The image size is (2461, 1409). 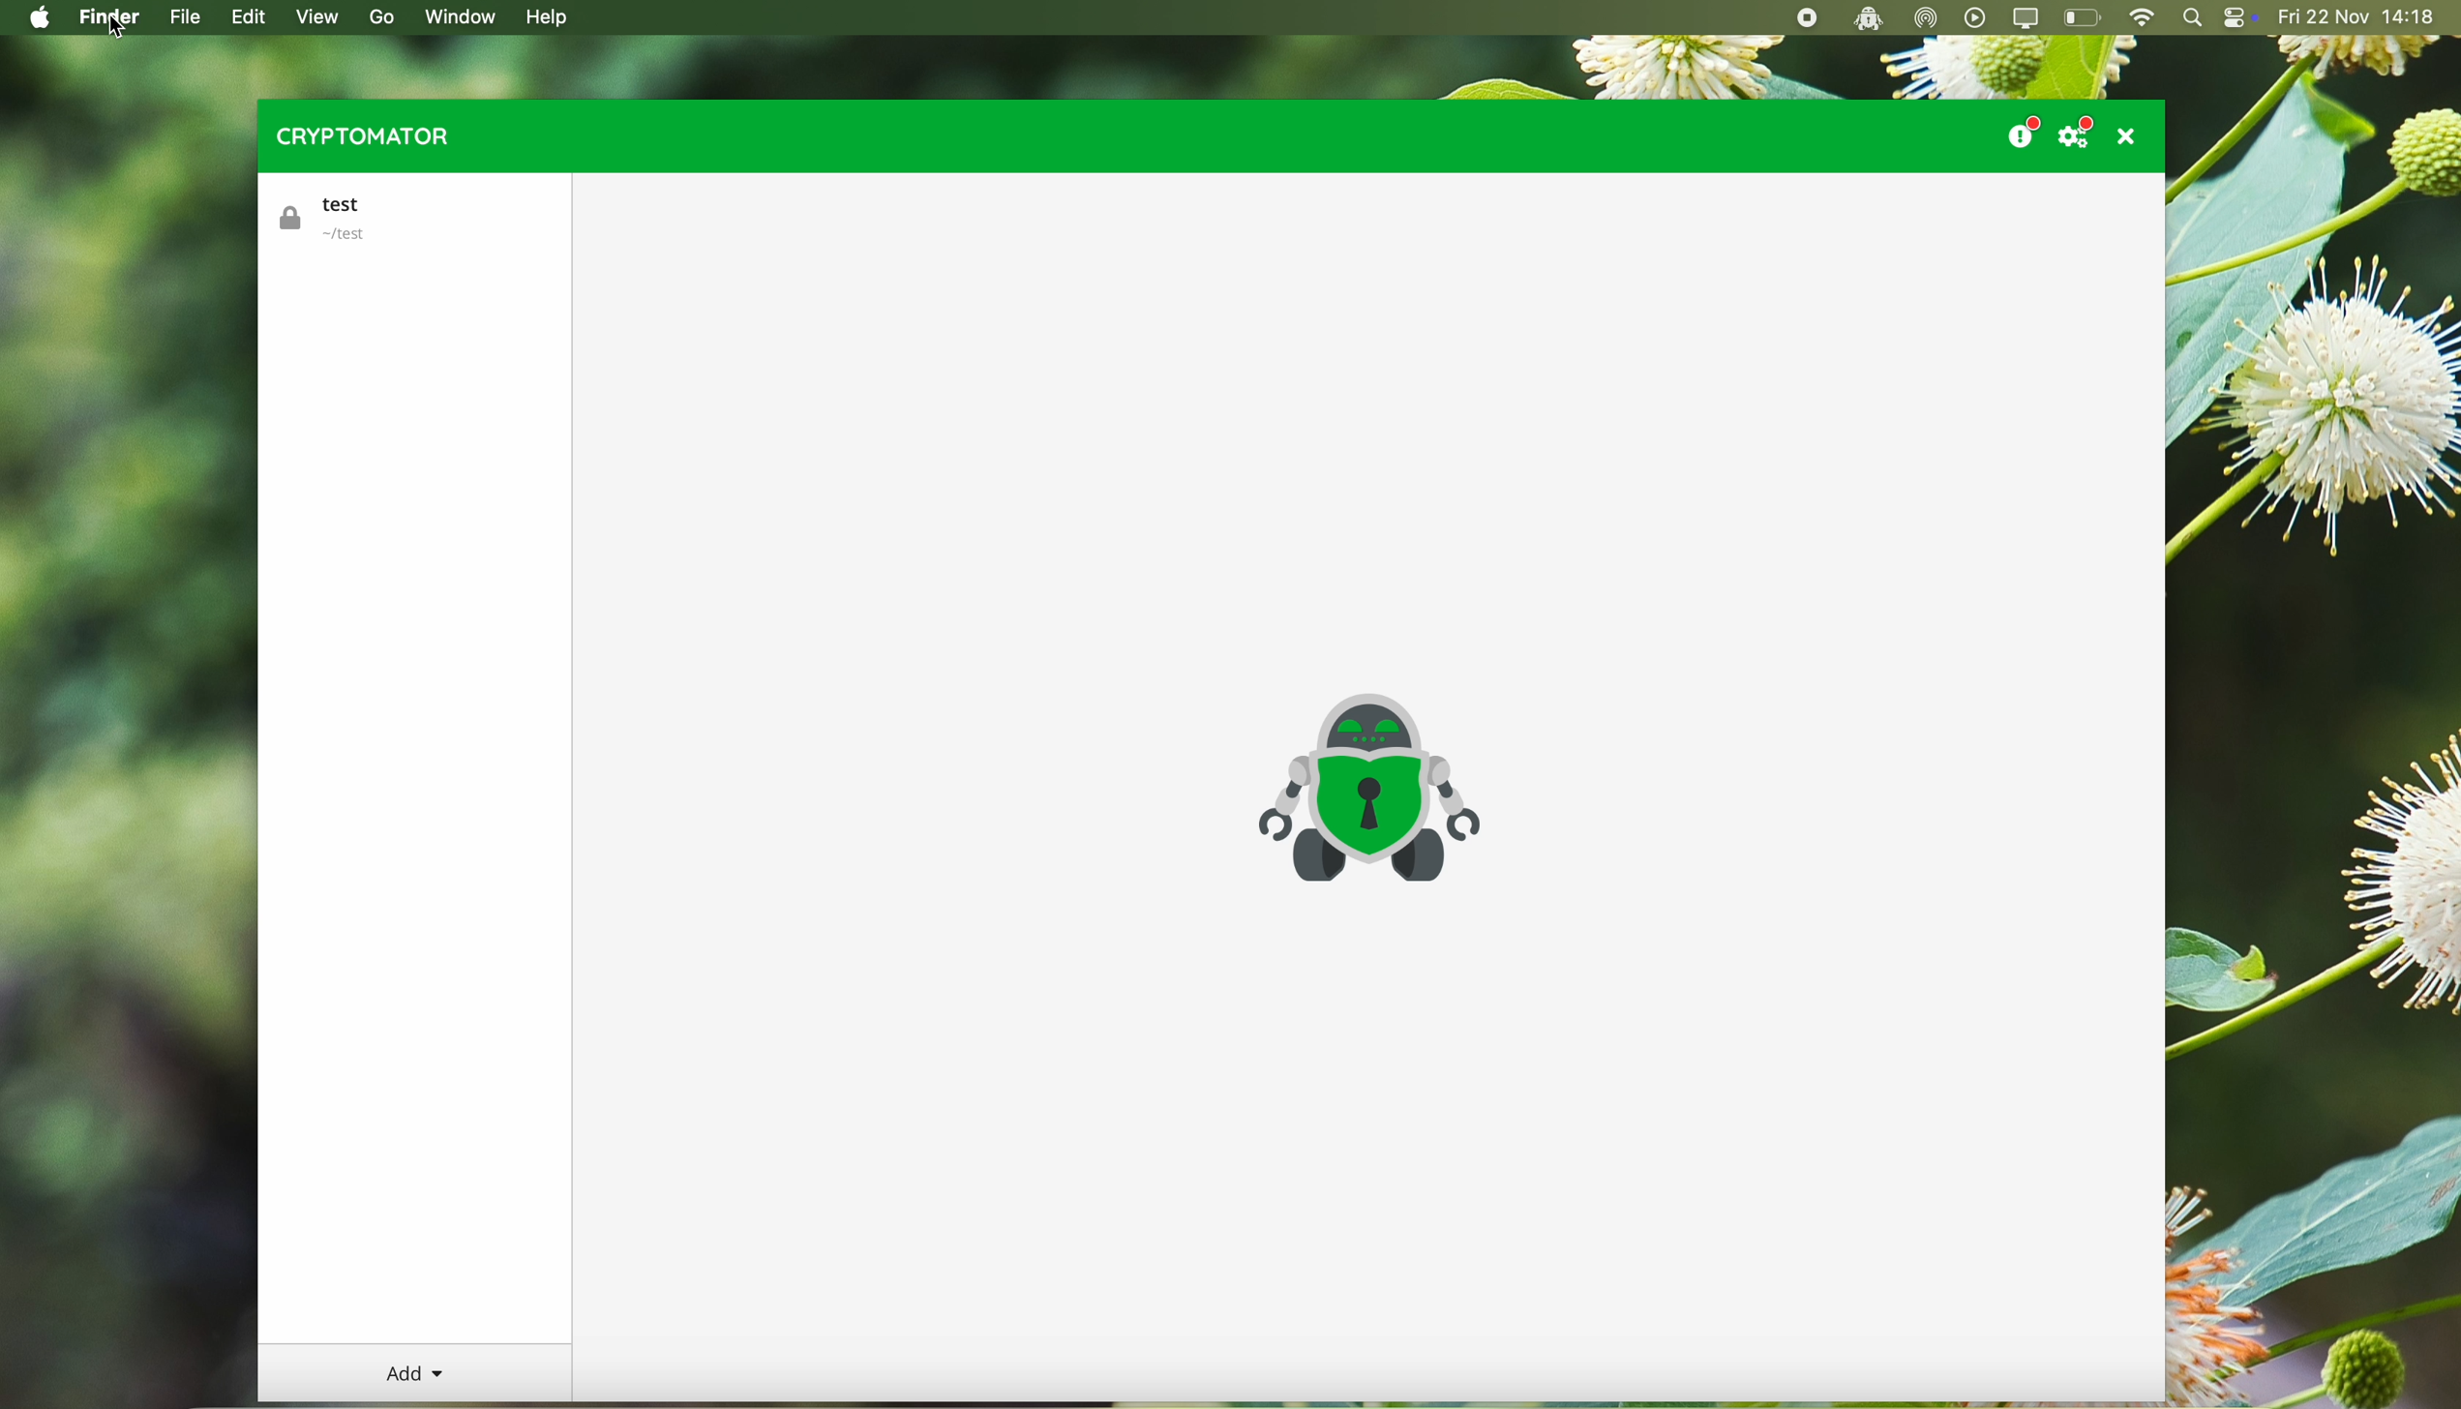 I want to click on test vault, so click(x=339, y=220).